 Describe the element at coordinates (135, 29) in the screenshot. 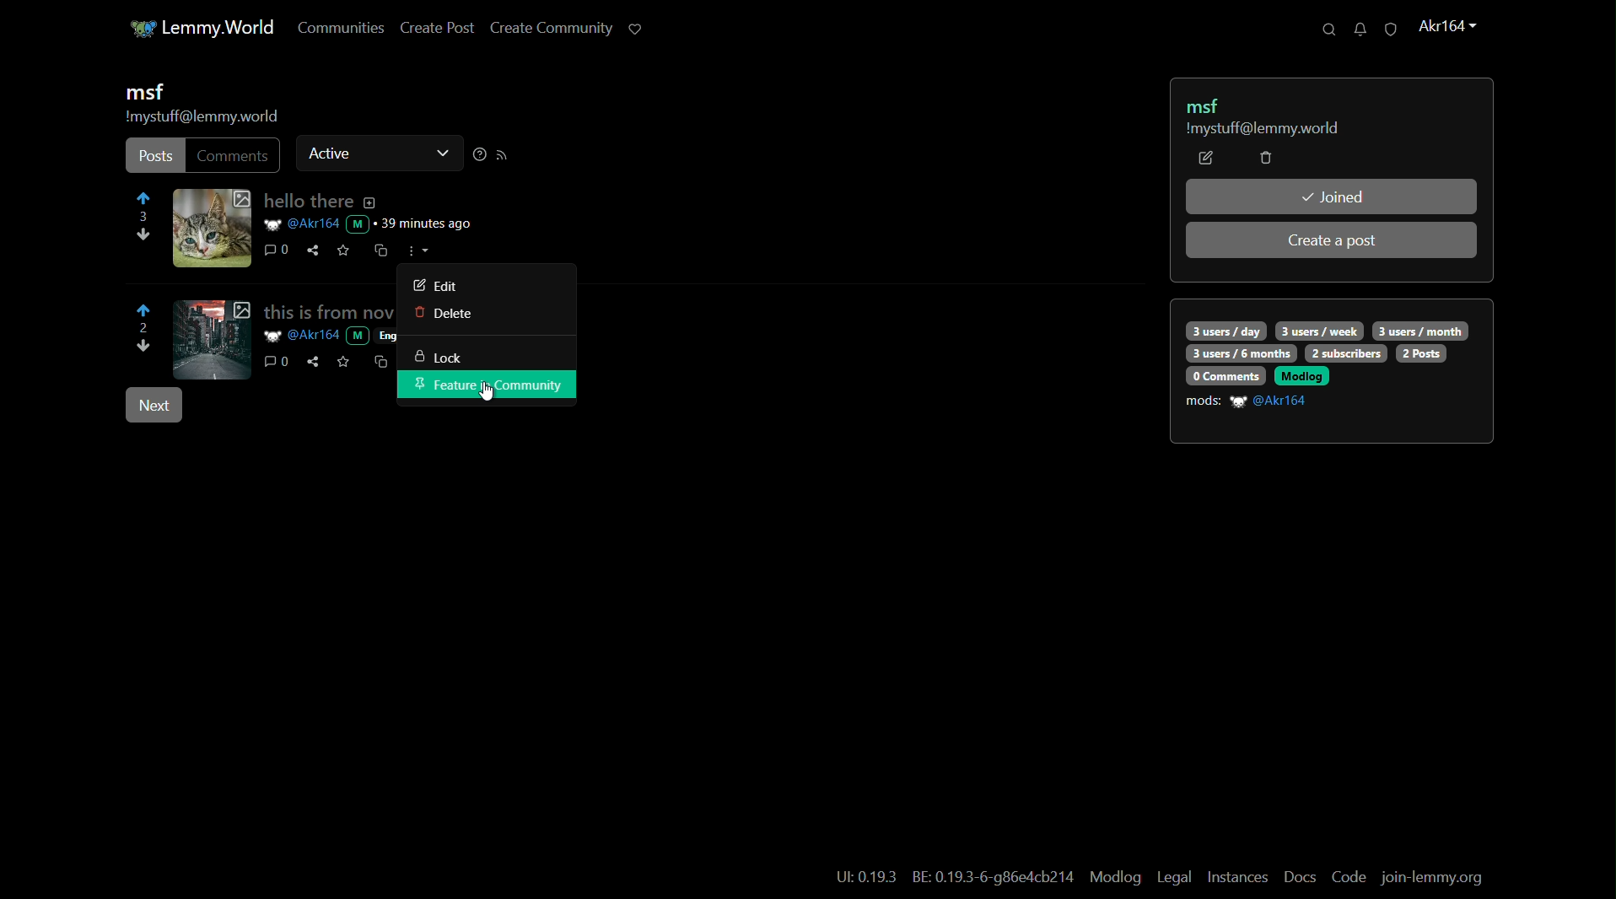

I see `icon` at that location.